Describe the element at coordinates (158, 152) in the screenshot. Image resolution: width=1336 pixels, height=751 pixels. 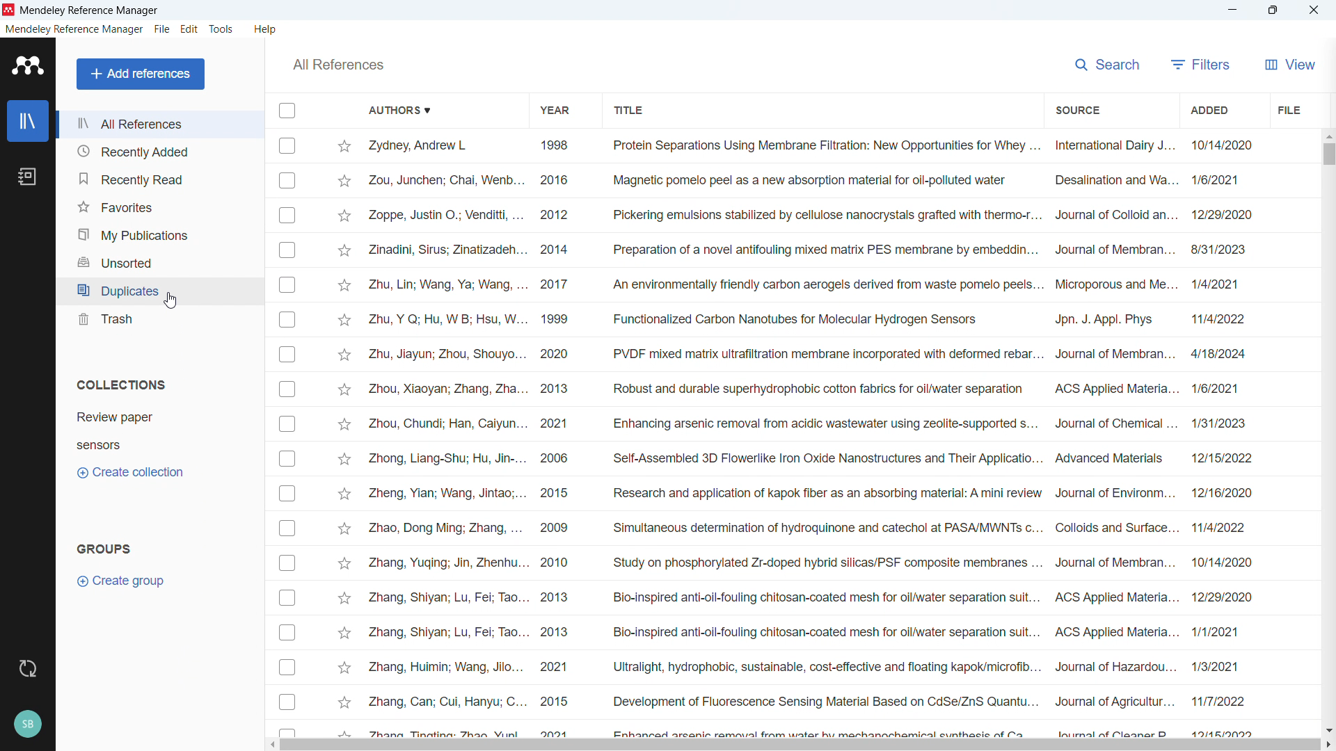
I see `recently added ` at that location.